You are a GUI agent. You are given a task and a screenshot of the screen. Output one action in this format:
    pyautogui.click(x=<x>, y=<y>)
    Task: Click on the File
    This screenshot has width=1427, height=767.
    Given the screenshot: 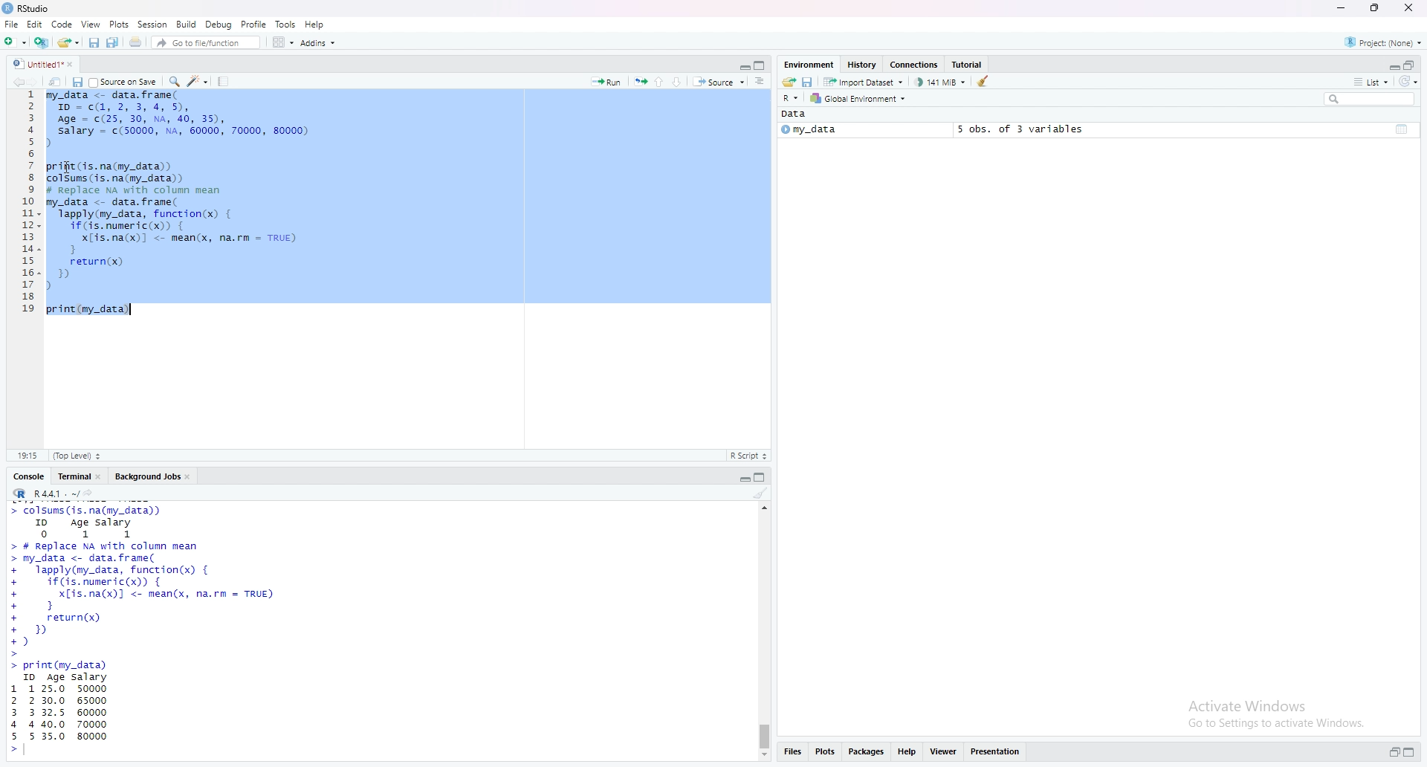 What is the action you would take?
    pyautogui.click(x=13, y=24)
    